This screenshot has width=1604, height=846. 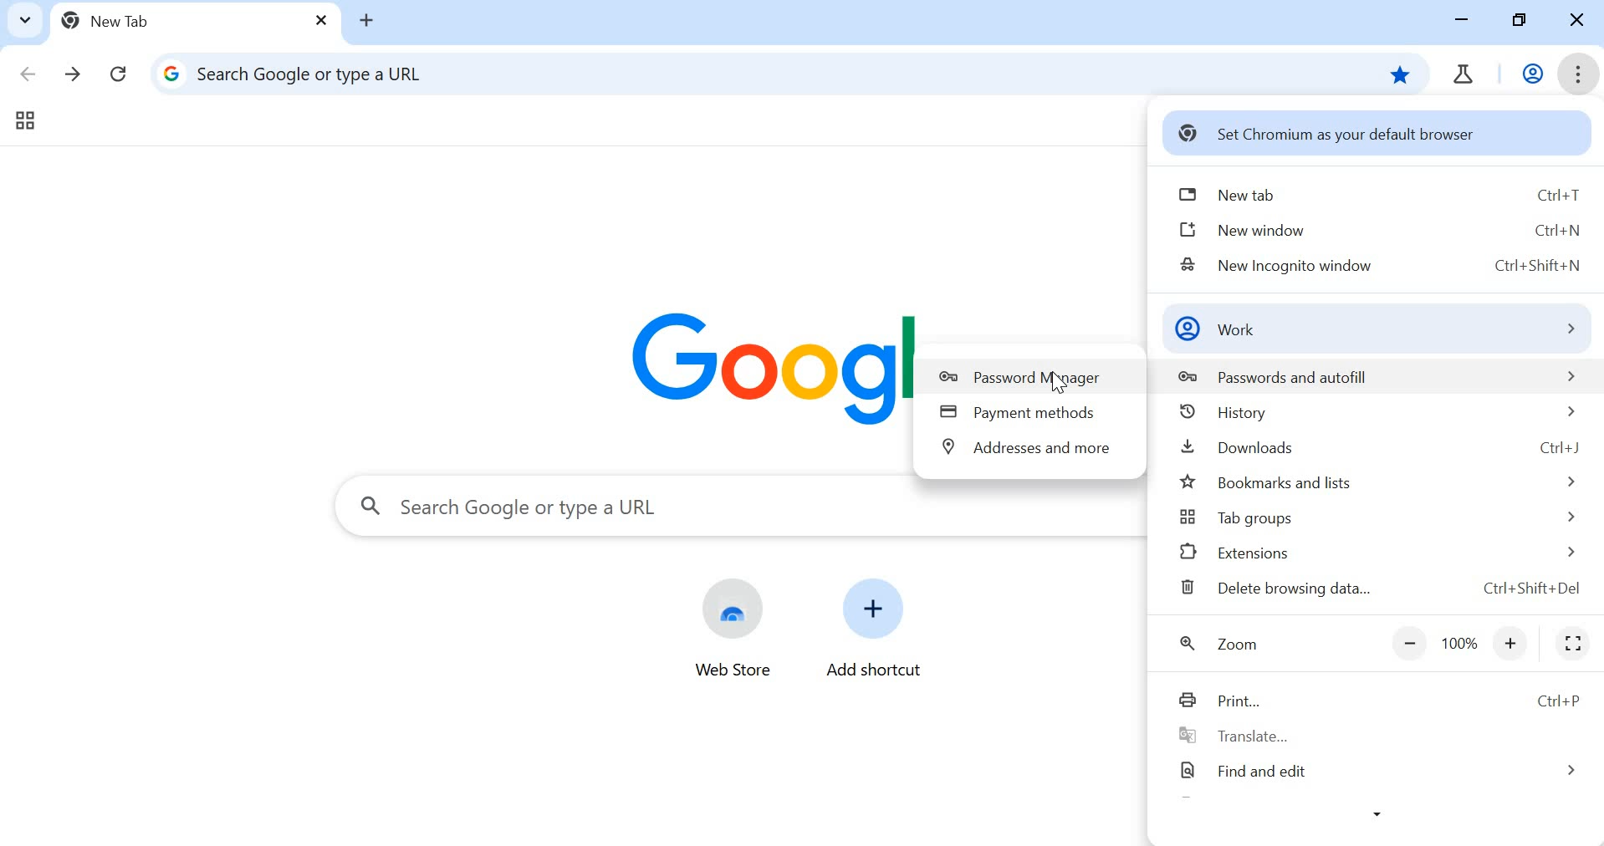 What do you see at coordinates (733, 509) in the screenshot?
I see `search tab` at bounding box center [733, 509].